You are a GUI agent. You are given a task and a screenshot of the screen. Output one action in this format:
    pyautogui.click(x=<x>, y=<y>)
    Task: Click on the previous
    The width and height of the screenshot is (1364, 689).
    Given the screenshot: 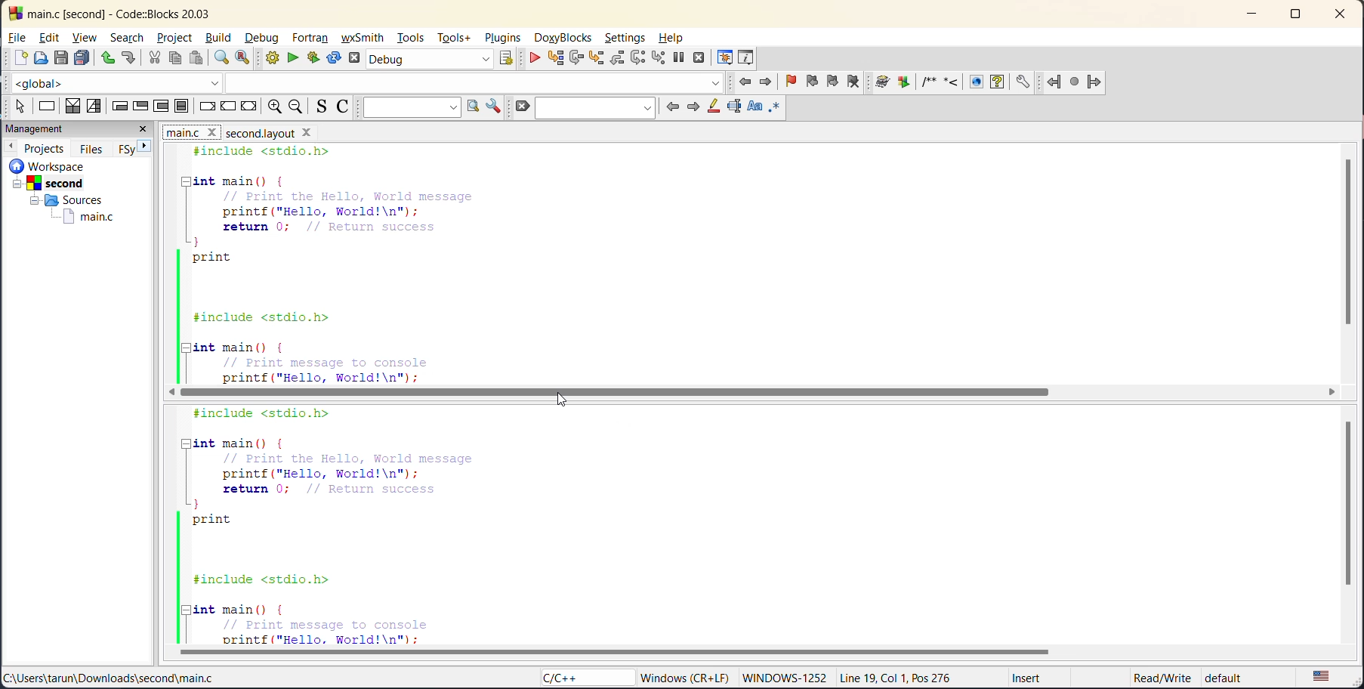 What is the action you would take?
    pyautogui.click(x=672, y=108)
    